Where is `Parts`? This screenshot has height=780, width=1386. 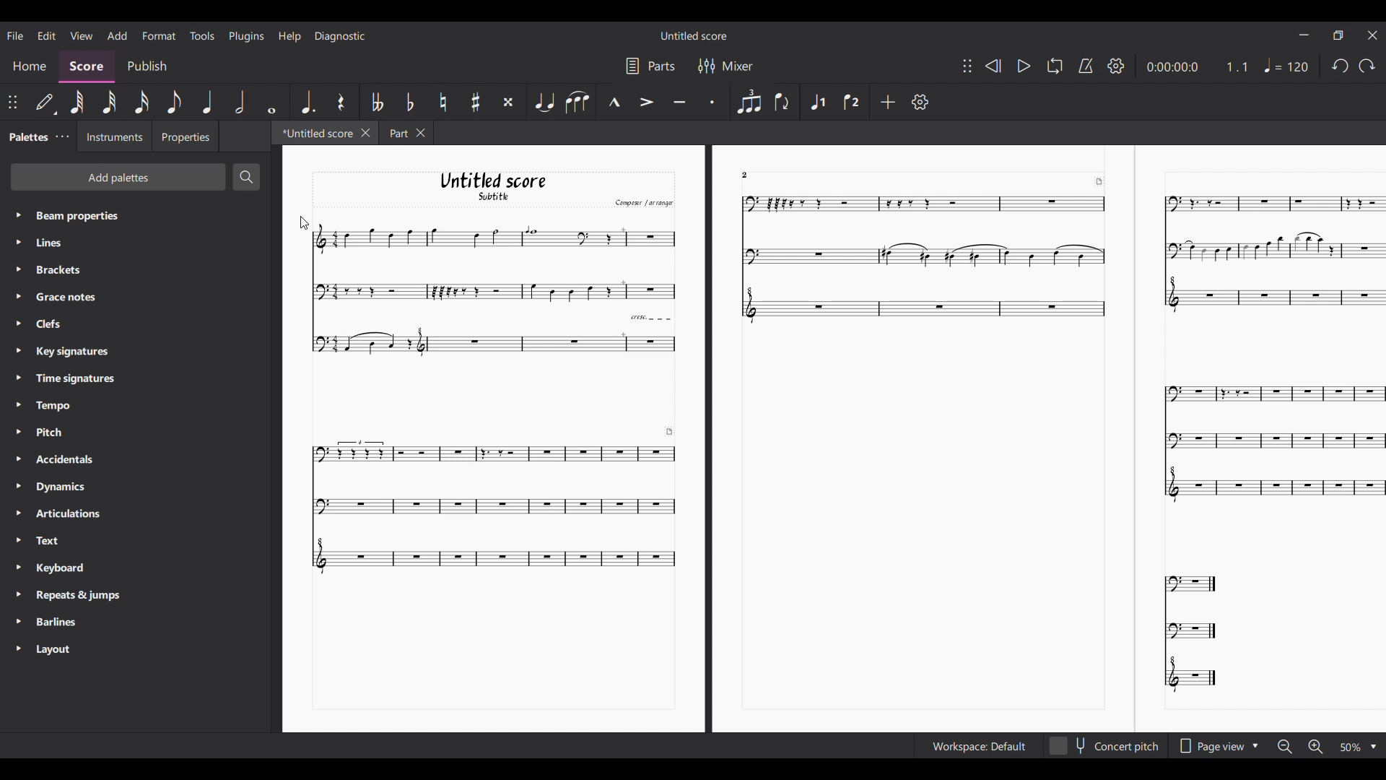 Parts is located at coordinates (662, 66).